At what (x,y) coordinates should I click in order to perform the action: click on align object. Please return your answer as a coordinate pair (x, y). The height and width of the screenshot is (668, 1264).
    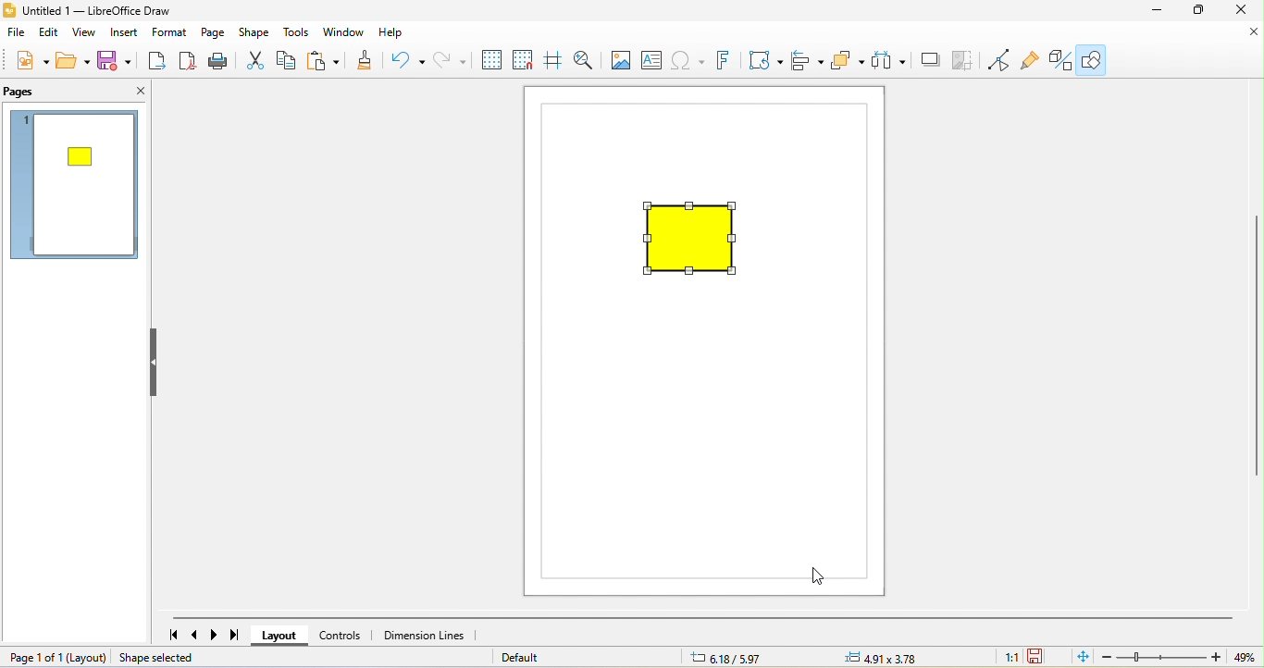
    Looking at the image, I should click on (810, 62).